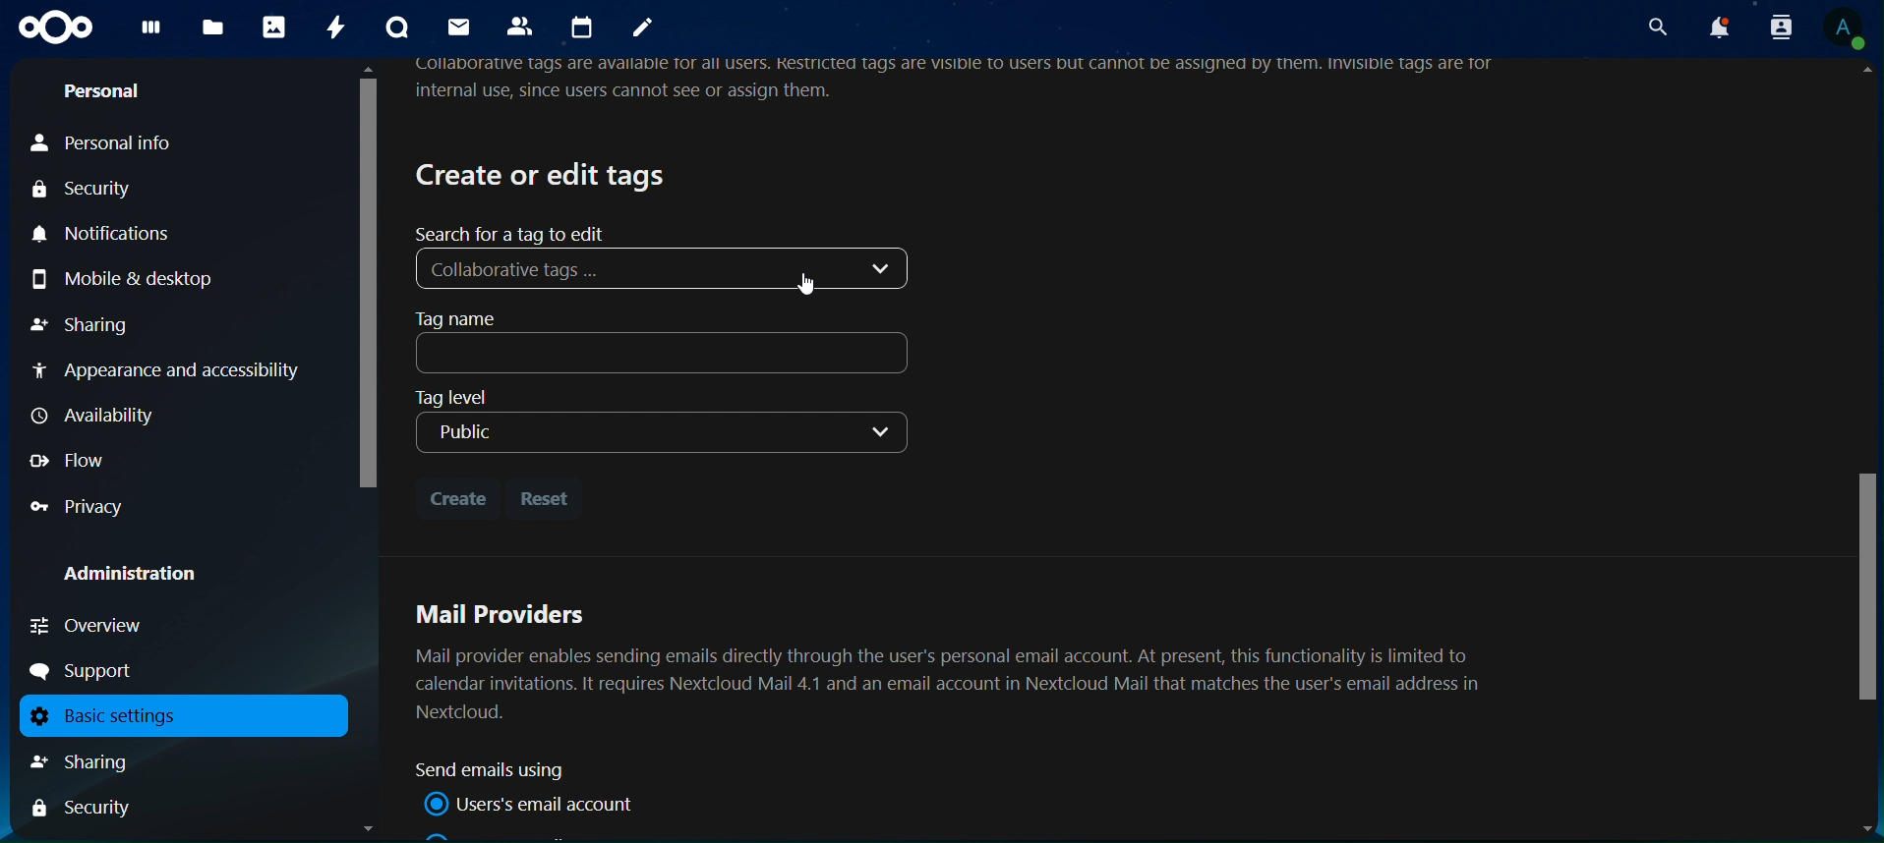 The image size is (1884, 843). What do you see at coordinates (83, 810) in the screenshot?
I see `Security` at bounding box center [83, 810].